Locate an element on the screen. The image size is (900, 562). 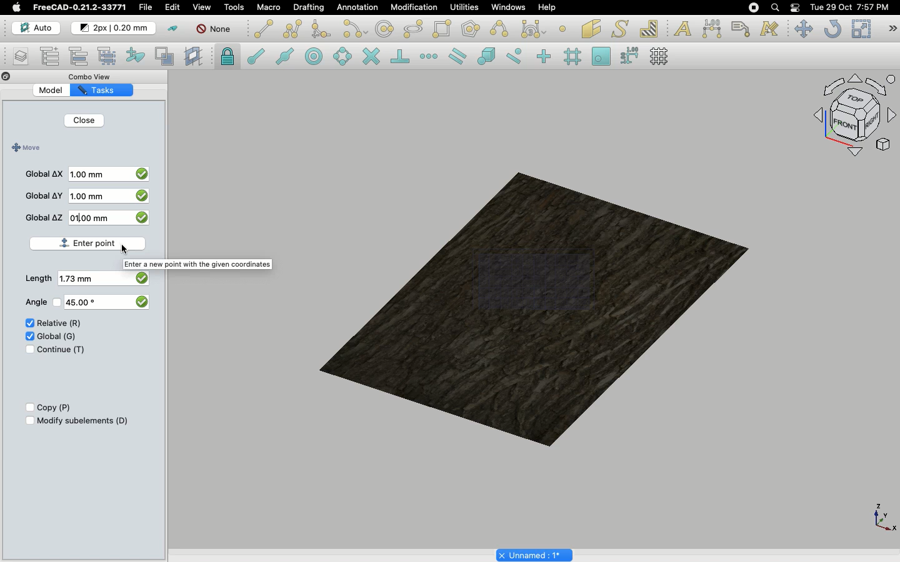
Snap angle is located at coordinates (343, 57).